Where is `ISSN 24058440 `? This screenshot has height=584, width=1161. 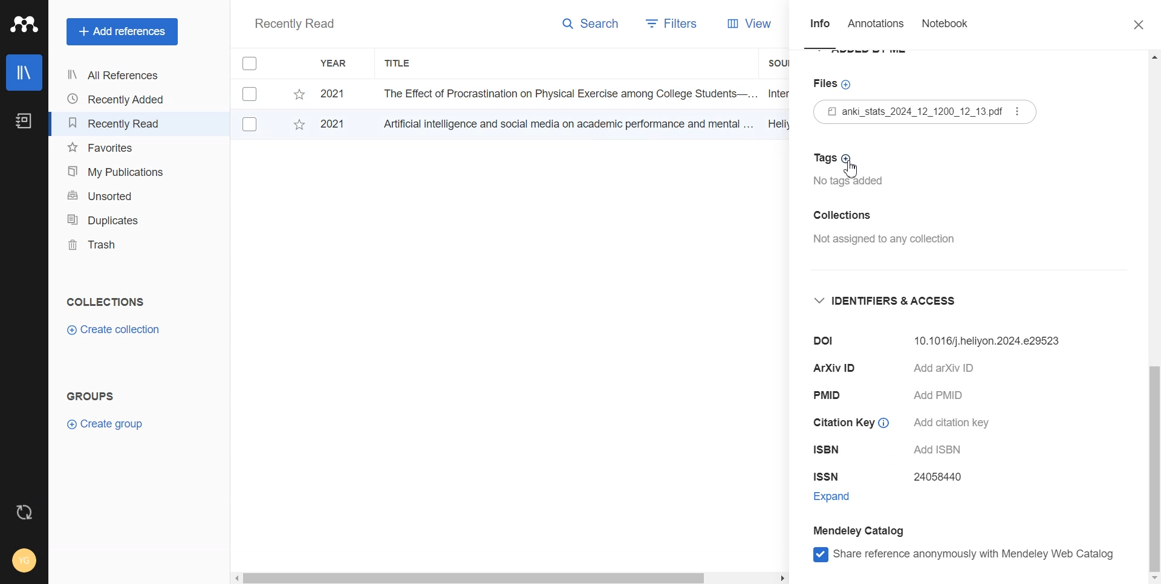 ISSN 24058440  is located at coordinates (892, 477).